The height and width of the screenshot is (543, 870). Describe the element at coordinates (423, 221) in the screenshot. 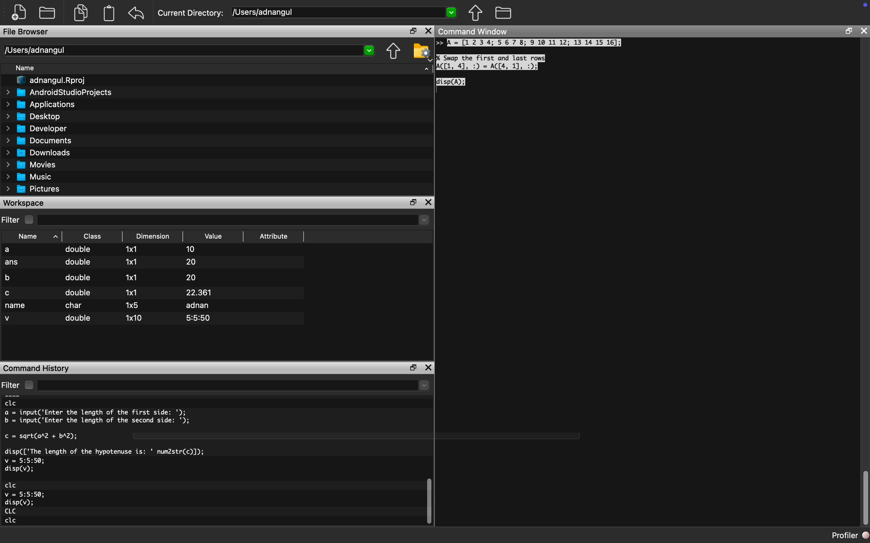

I see `Dropdown` at that location.